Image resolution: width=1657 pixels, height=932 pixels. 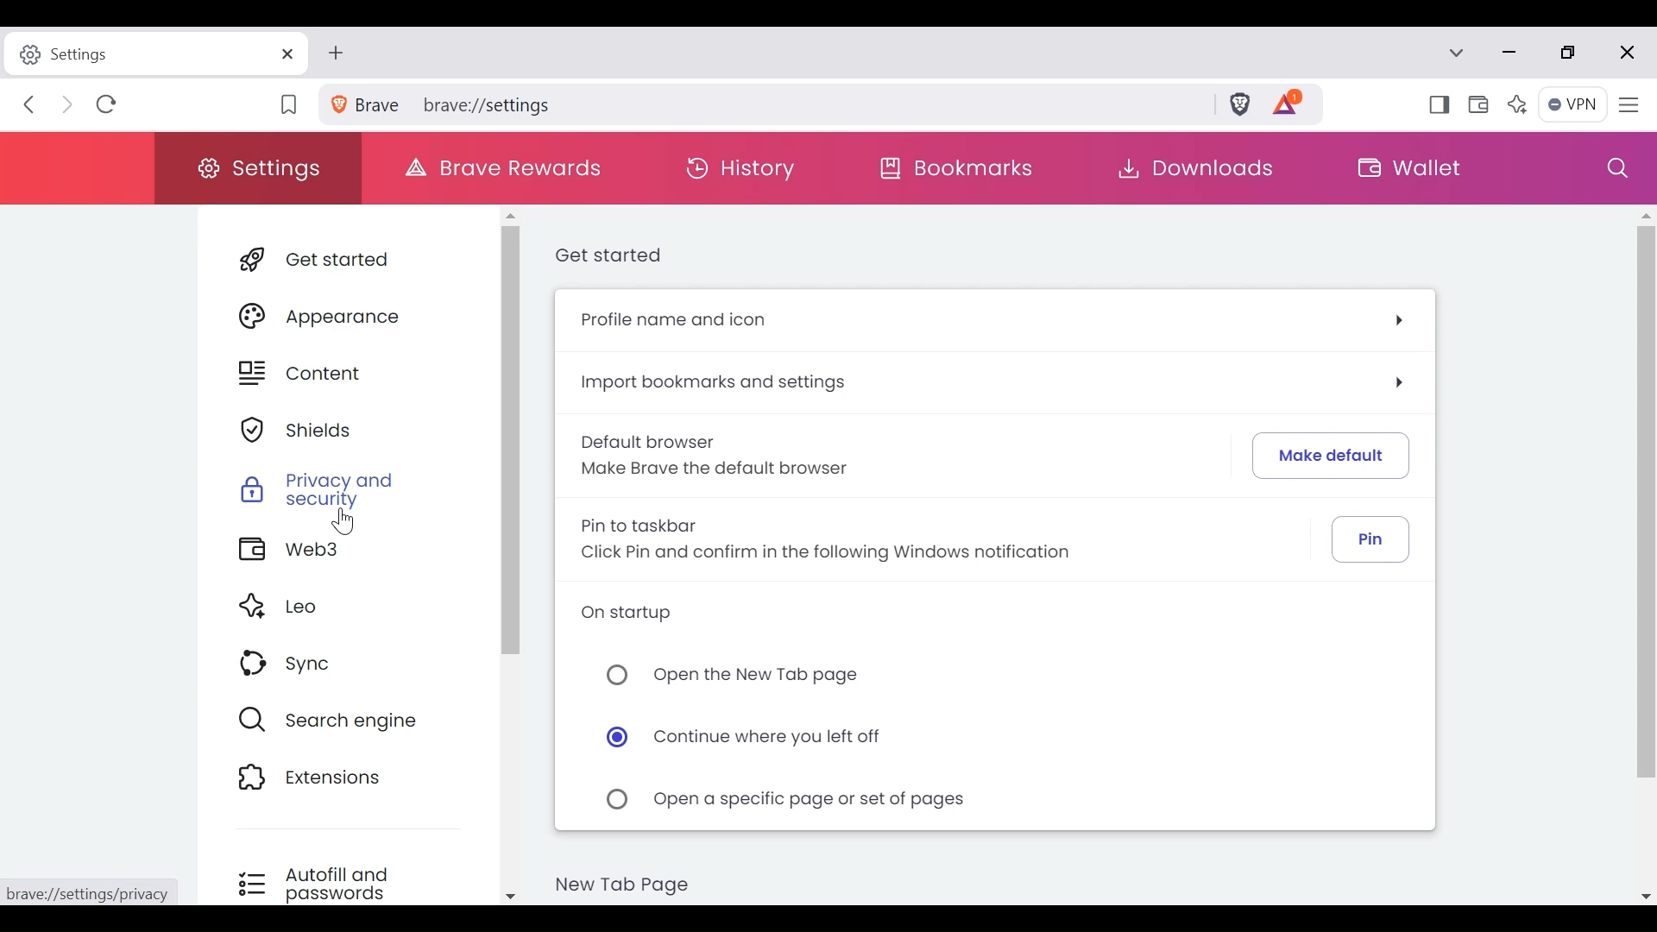 I want to click on Pin to Taskbar, so click(x=990, y=538).